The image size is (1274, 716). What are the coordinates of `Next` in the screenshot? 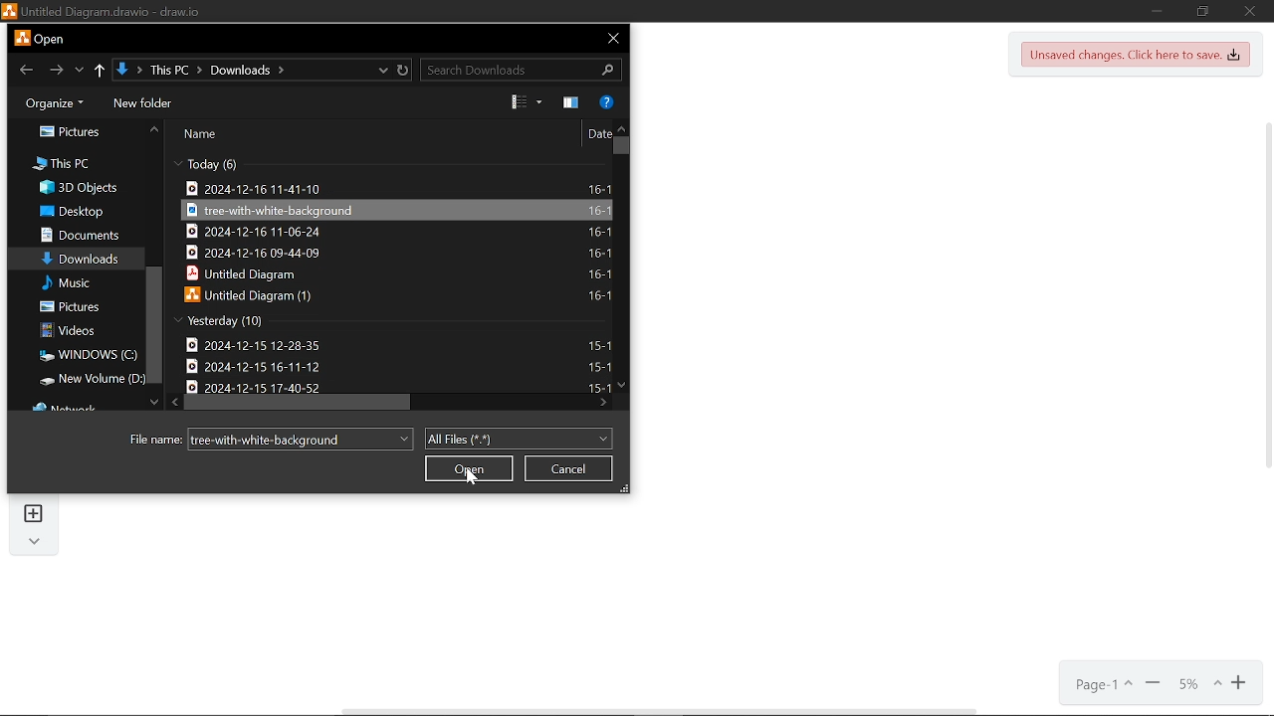 It's located at (54, 71).